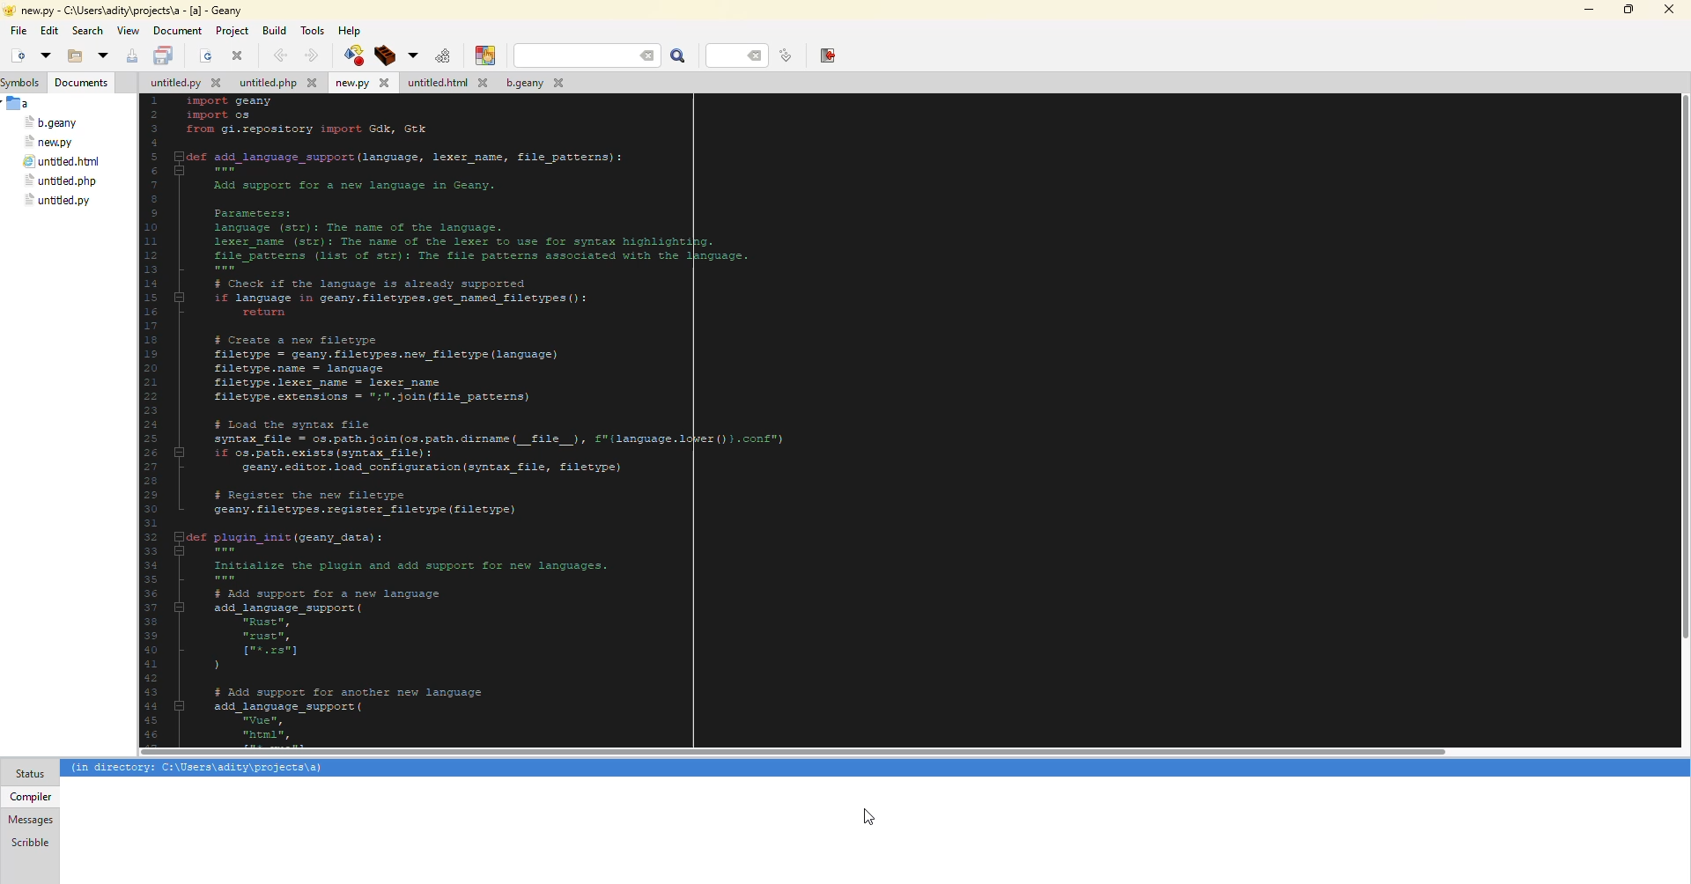  Describe the element at coordinates (239, 55) in the screenshot. I see `close` at that location.